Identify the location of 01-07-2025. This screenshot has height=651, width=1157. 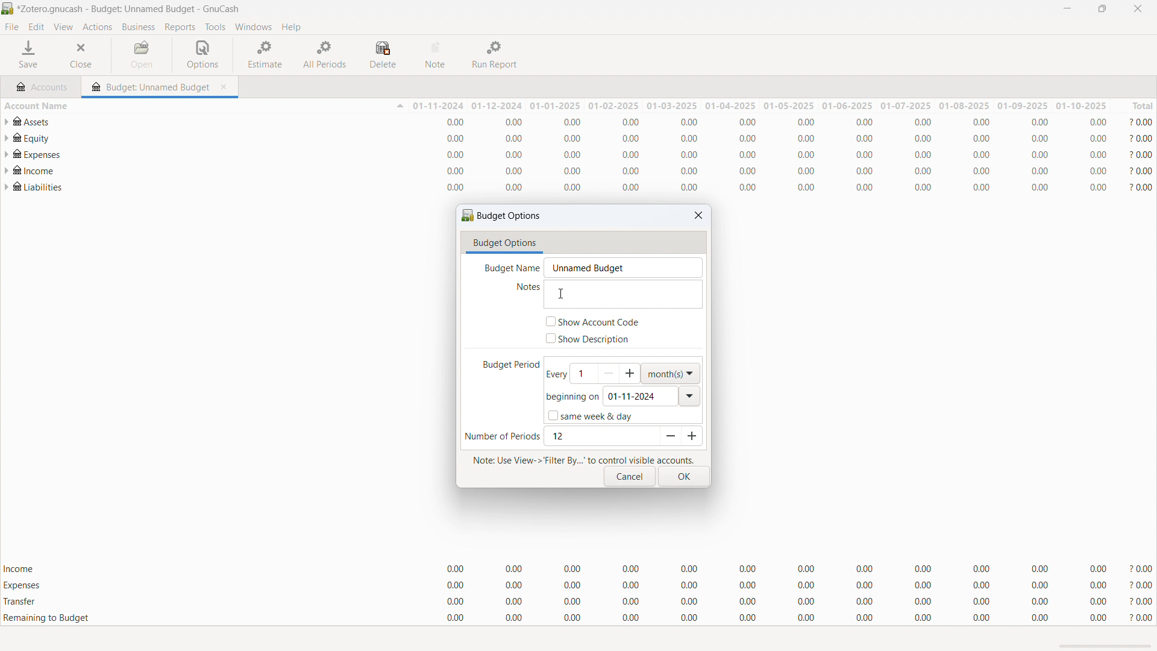
(906, 105).